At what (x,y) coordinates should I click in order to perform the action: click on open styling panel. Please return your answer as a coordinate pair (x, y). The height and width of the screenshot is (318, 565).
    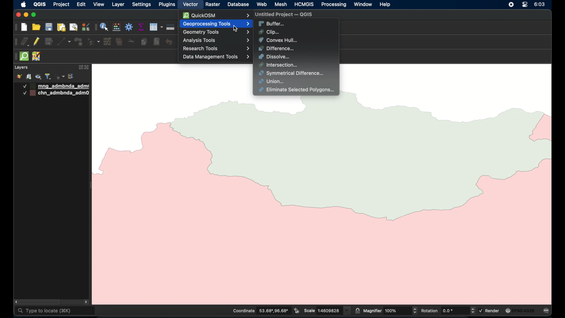
    Looking at the image, I should click on (19, 77).